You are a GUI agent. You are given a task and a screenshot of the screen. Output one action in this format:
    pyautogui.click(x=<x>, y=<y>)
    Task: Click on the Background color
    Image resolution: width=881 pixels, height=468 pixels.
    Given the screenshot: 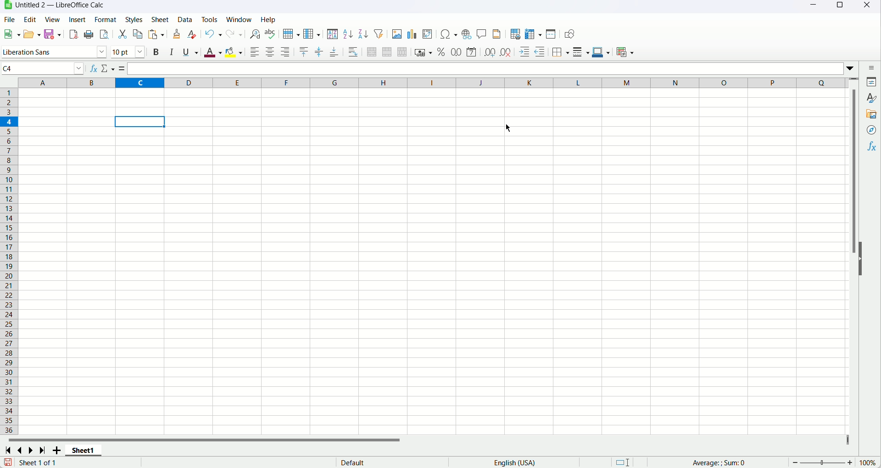 What is the action you would take?
    pyautogui.click(x=234, y=53)
    